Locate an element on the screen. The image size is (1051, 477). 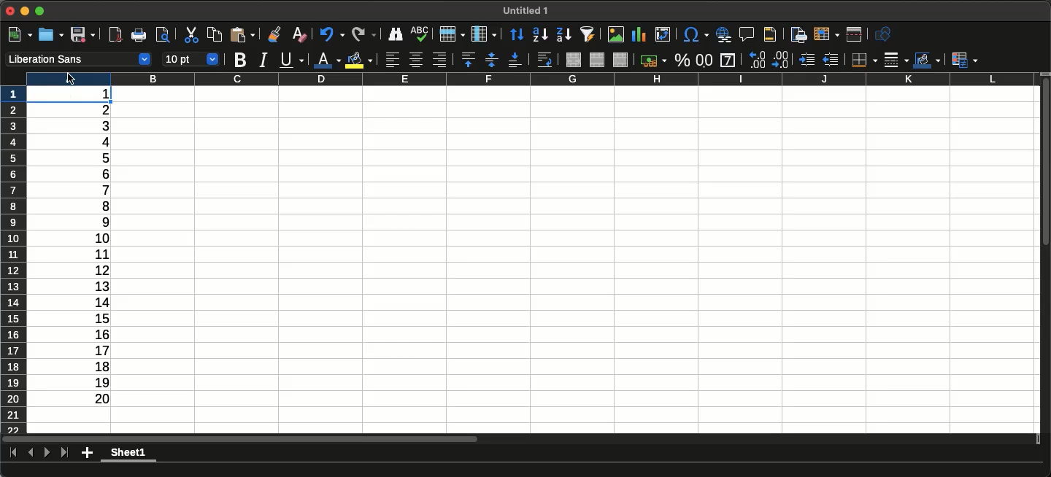
Column is located at coordinates (482, 34).